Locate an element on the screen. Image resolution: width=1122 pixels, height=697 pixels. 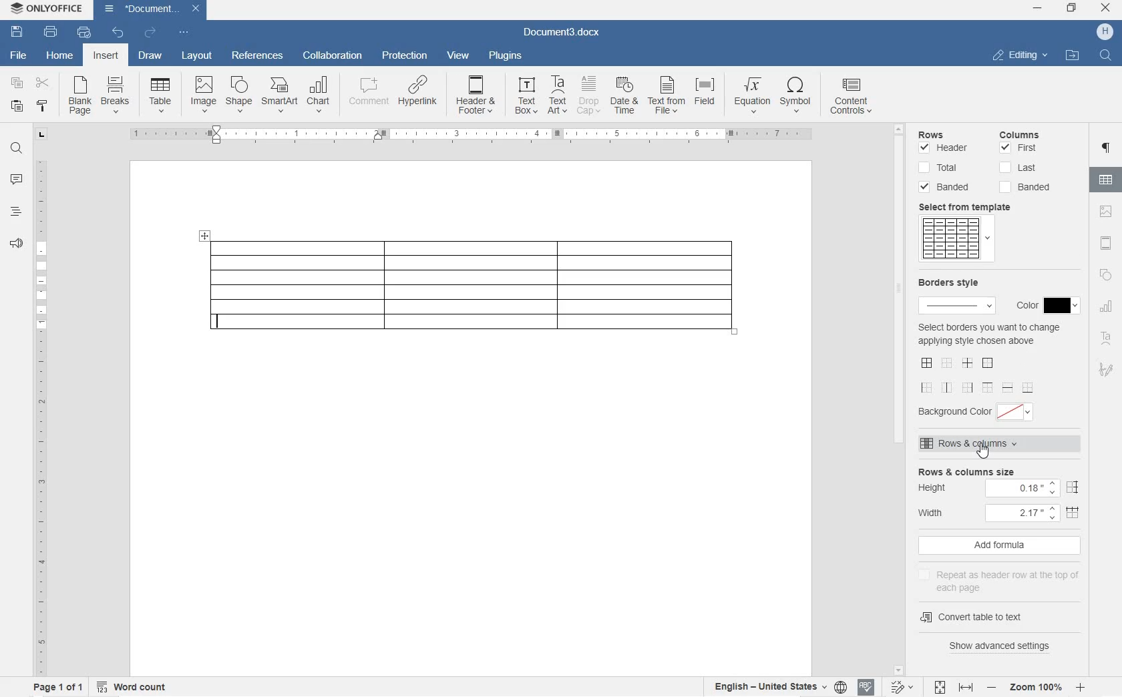
Banded is located at coordinates (1024, 188).